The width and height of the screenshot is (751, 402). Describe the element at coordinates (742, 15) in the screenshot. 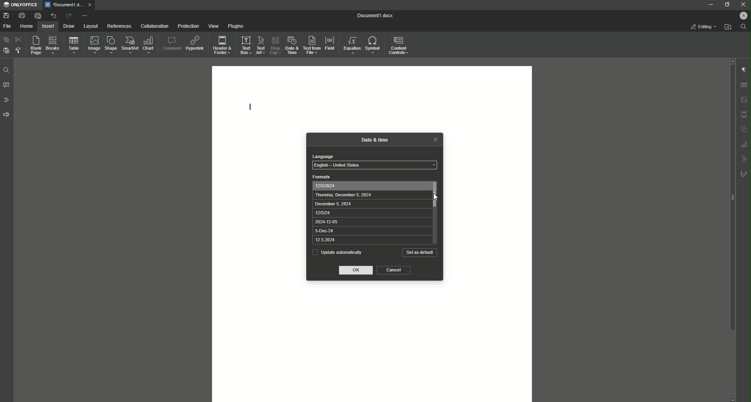

I see `Profile` at that location.